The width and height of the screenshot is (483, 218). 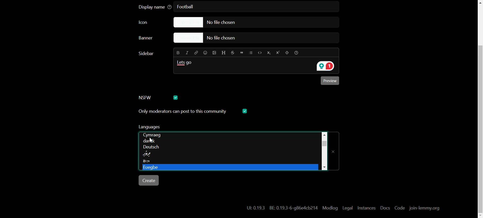 I want to click on check, so click(x=246, y=111).